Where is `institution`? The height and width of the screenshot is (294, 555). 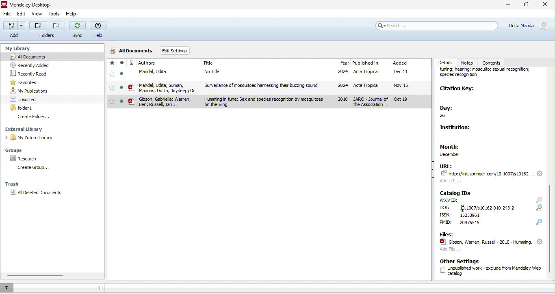 institution is located at coordinates (458, 129).